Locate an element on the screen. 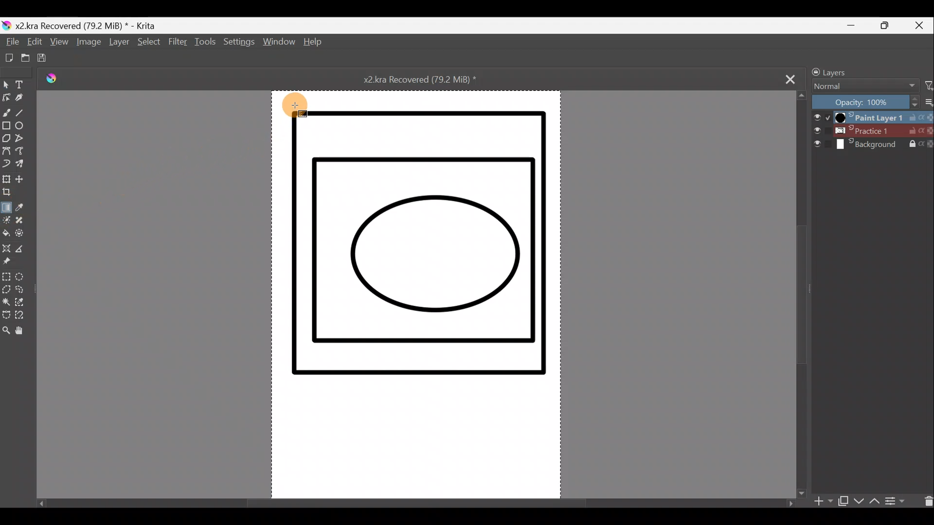  Line tool is located at coordinates (22, 114).